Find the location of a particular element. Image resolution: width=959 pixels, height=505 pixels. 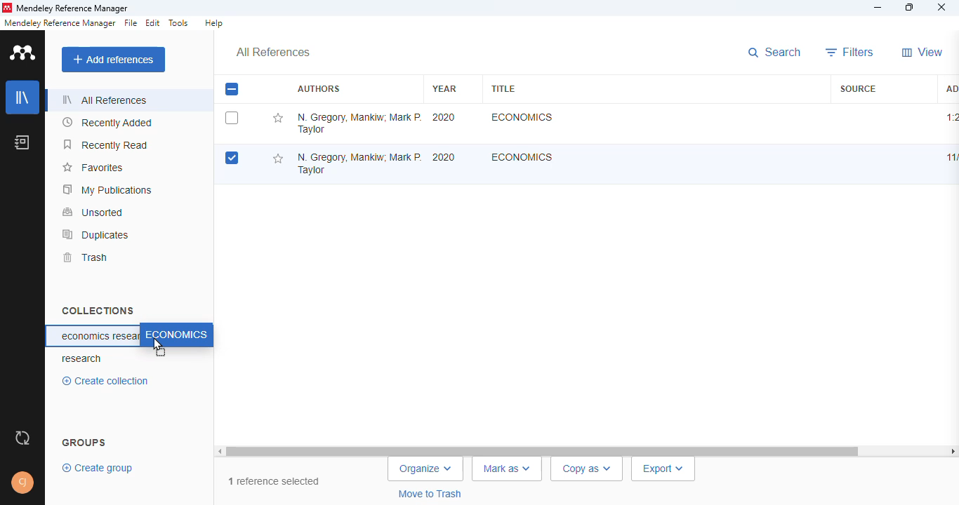

authors is located at coordinates (318, 89).